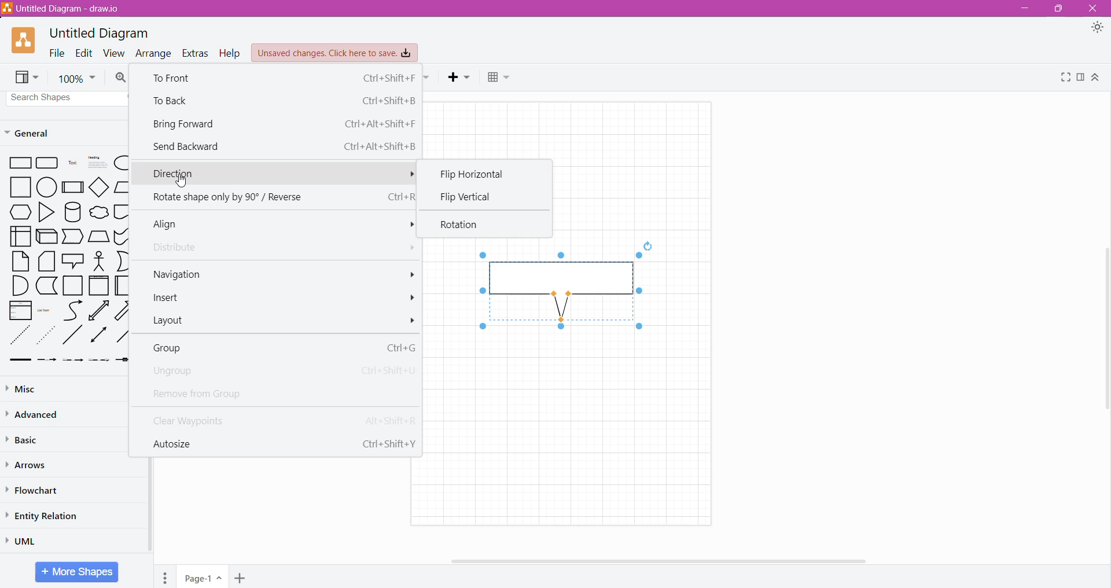 This screenshot has height=588, width=1111. Describe the element at coordinates (122, 211) in the screenshot. I see `document` at that location.